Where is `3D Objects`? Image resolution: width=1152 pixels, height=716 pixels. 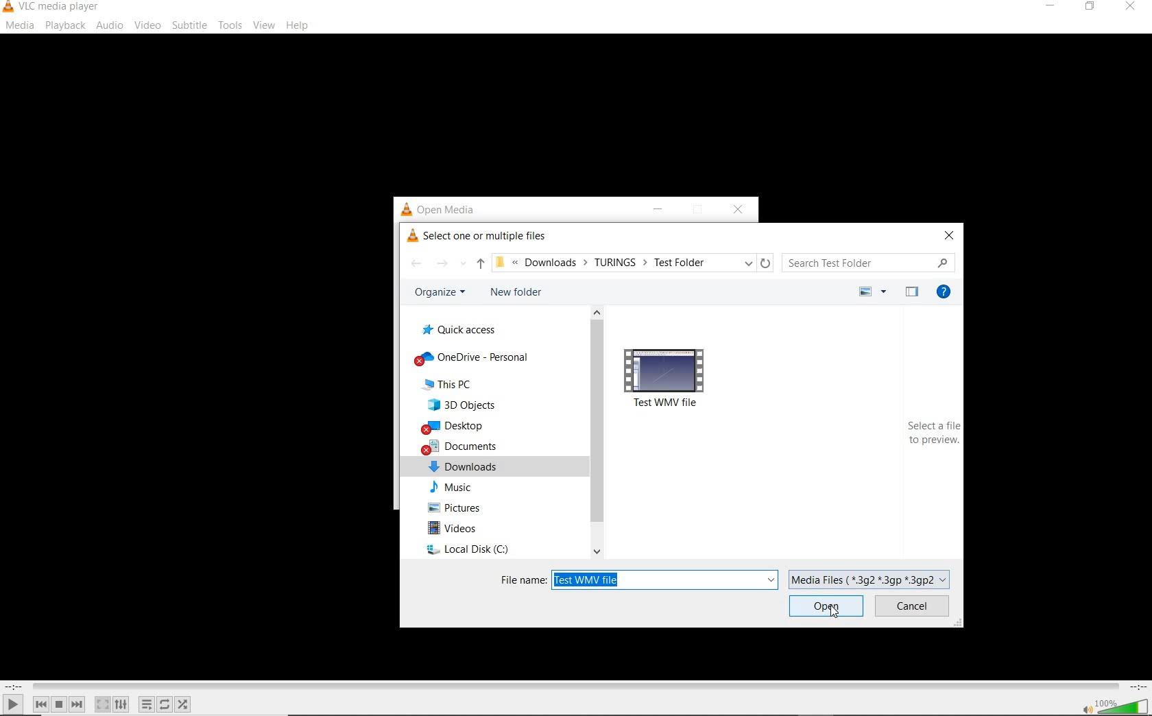
3D Objects is located at coordinates (462, 405).